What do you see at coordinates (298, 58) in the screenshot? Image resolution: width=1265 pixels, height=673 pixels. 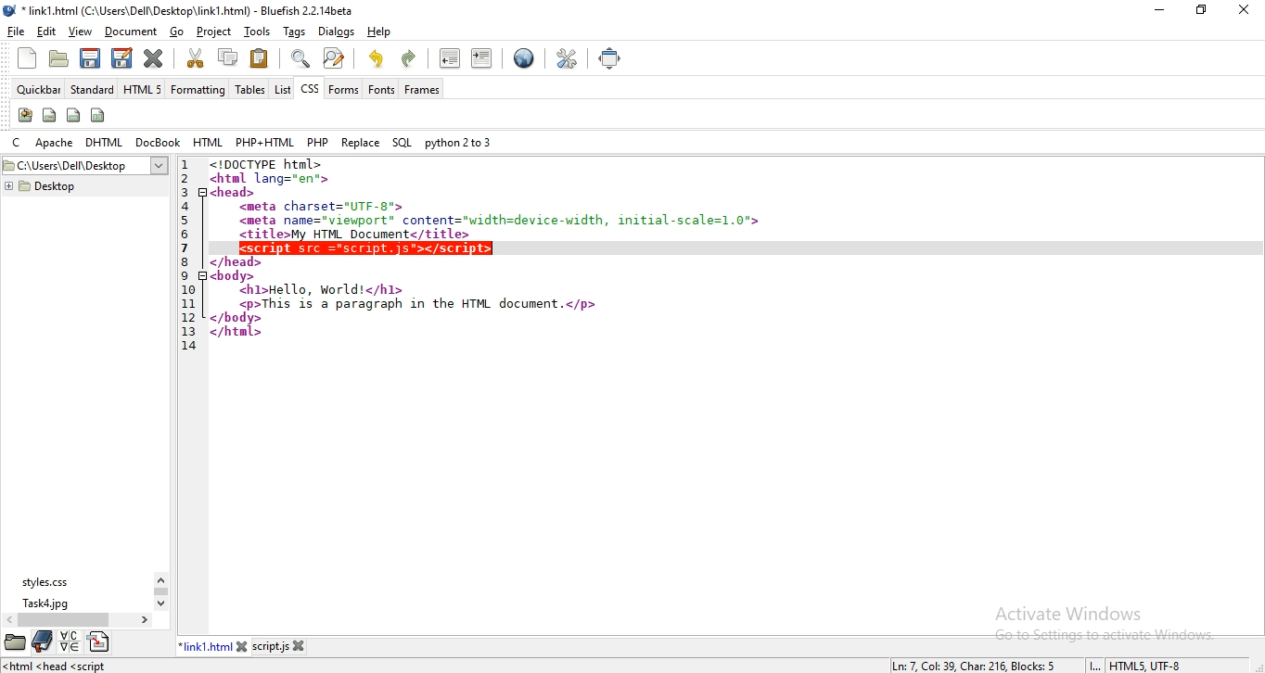 I see `show find bar` at bounding box center [298, 58].